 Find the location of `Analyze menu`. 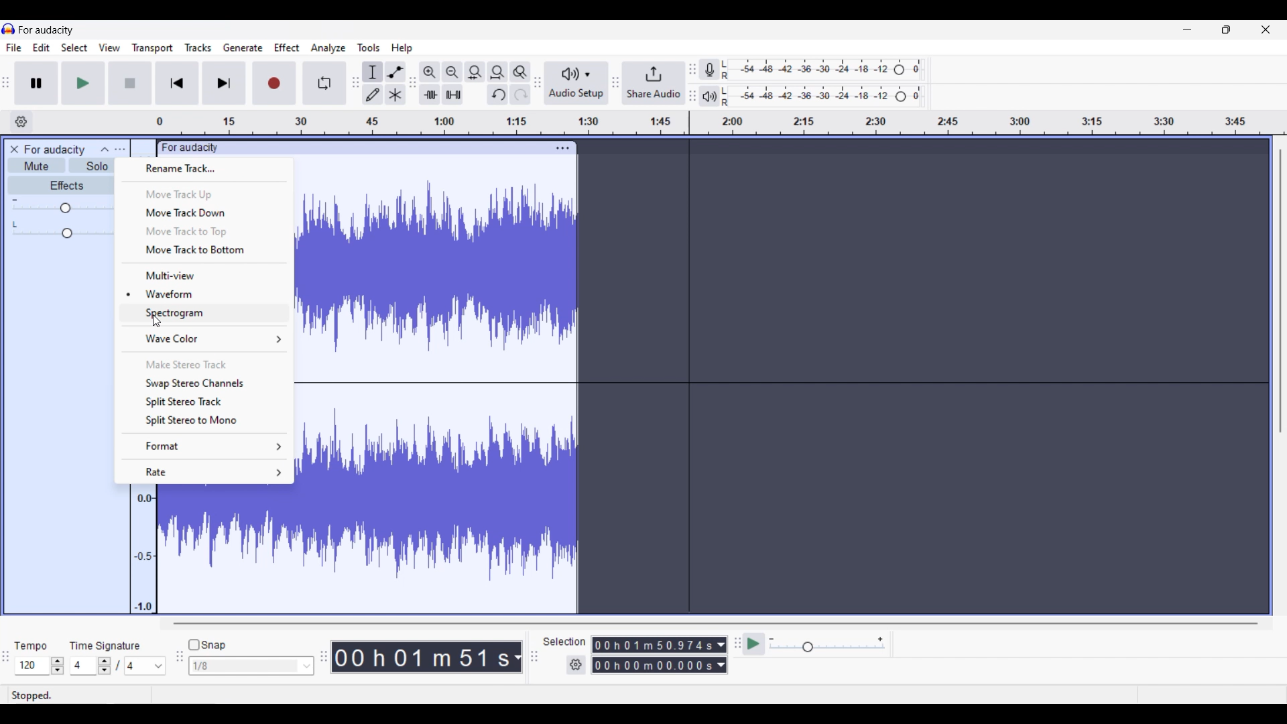

Analyze menu is located at coordinates (328, 48).